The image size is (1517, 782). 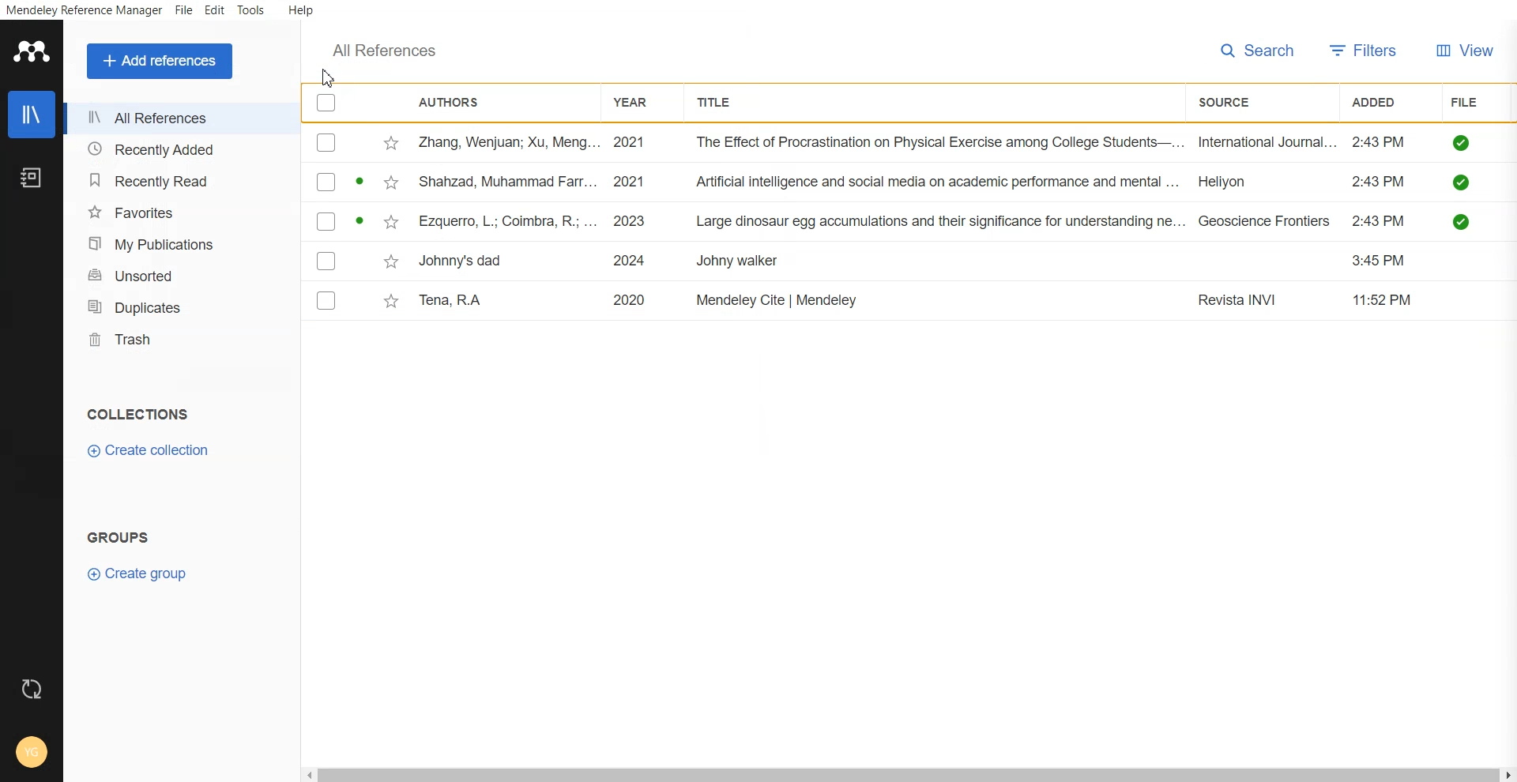 I want to click on 2020, so click(x=630, y=299).